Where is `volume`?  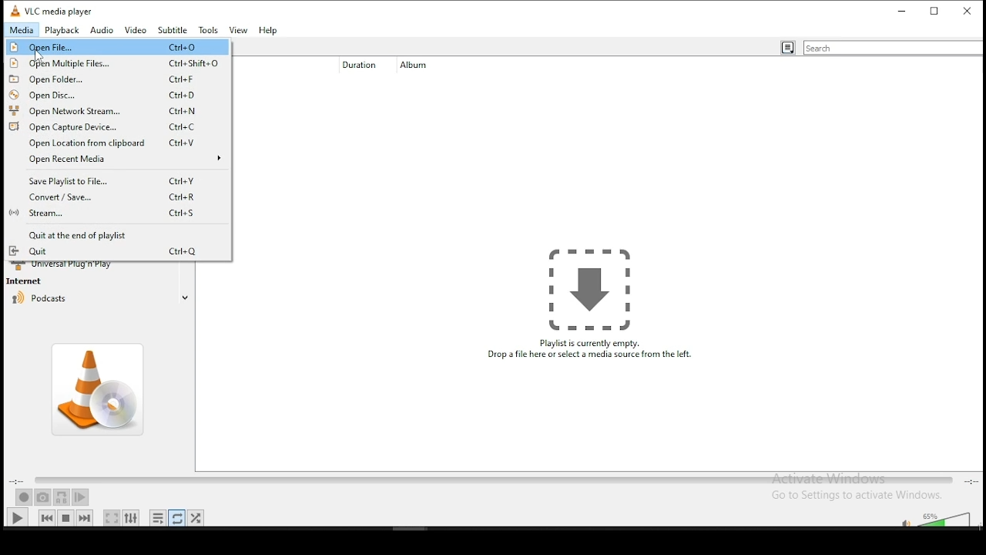 volume is located at coordinates (947, 519).